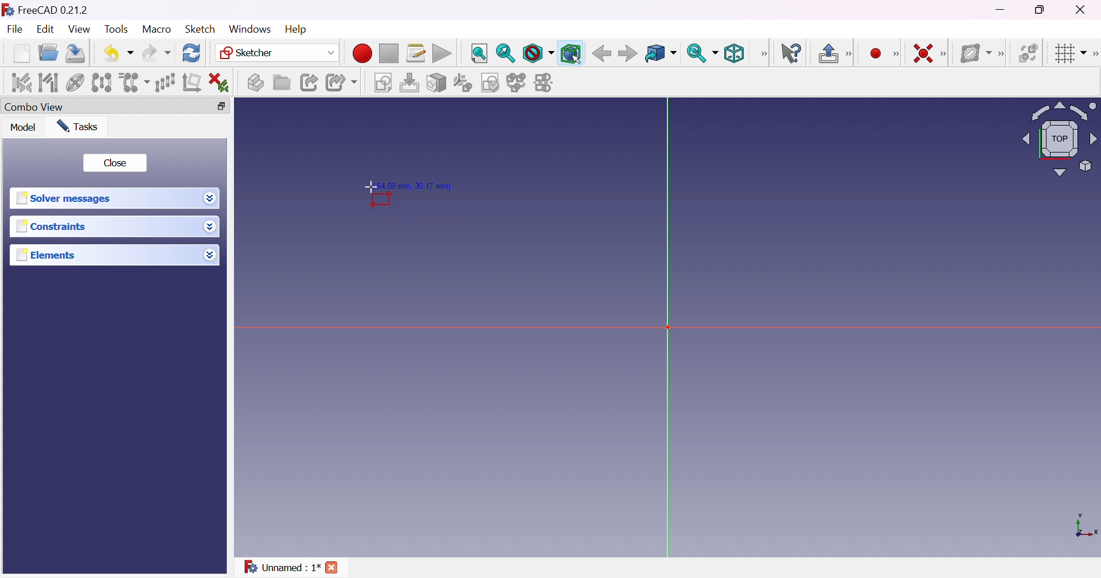 The image size is (1101, 578). Describe the element at coordinates (193, 53) in the screenshot. I see `Refresh` at that location.